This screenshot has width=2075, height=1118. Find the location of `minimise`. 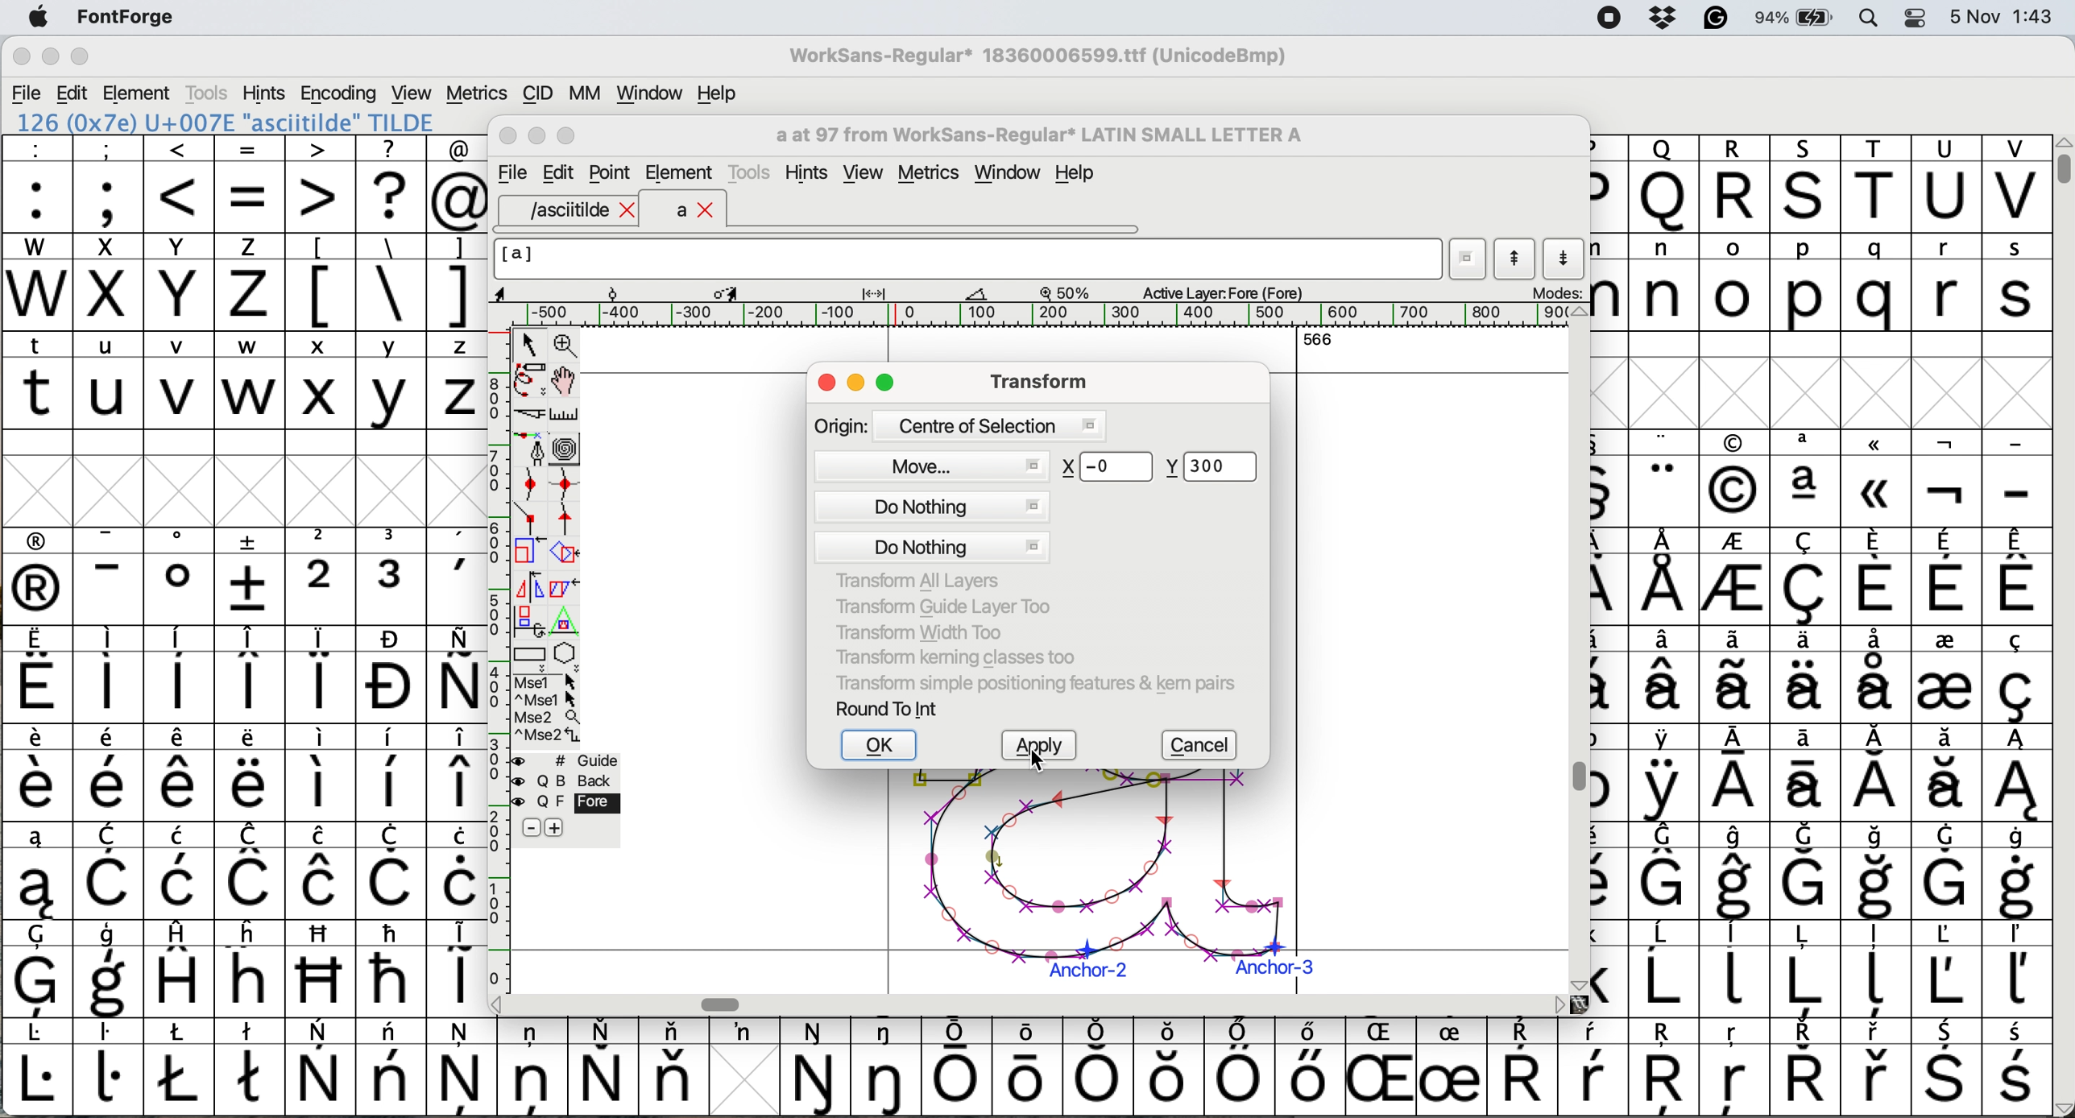

minimise is located at coordinates (48, 58).